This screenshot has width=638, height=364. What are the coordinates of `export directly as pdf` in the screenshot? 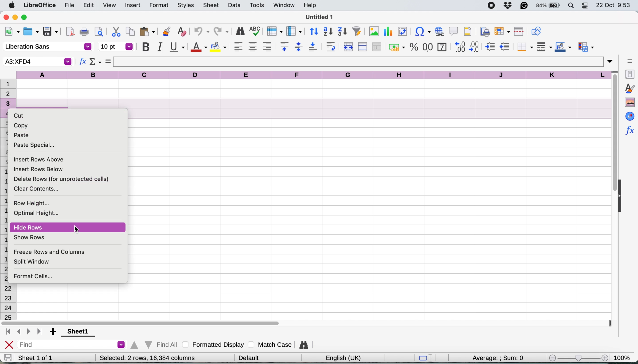 It's located at (70, 31).